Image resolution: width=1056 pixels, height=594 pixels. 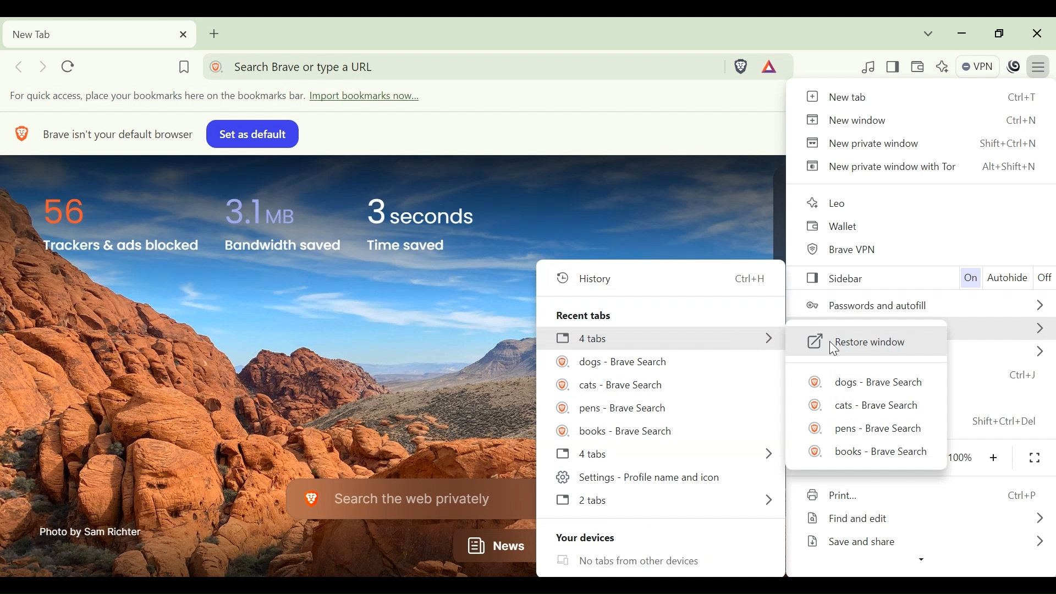 I want to click on News, so click(x=491, y=547).